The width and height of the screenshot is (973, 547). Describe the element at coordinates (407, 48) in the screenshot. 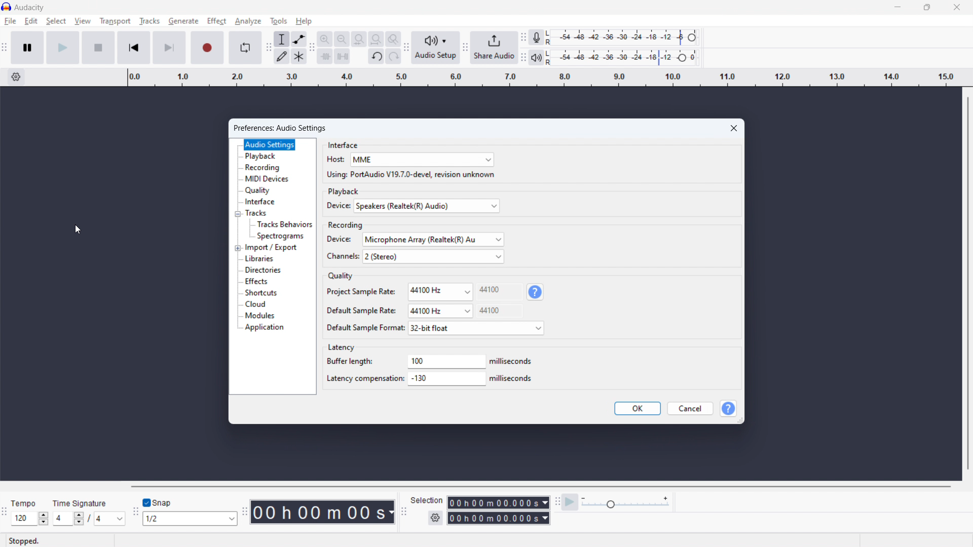

I see `audio setup toolbar` at that location.